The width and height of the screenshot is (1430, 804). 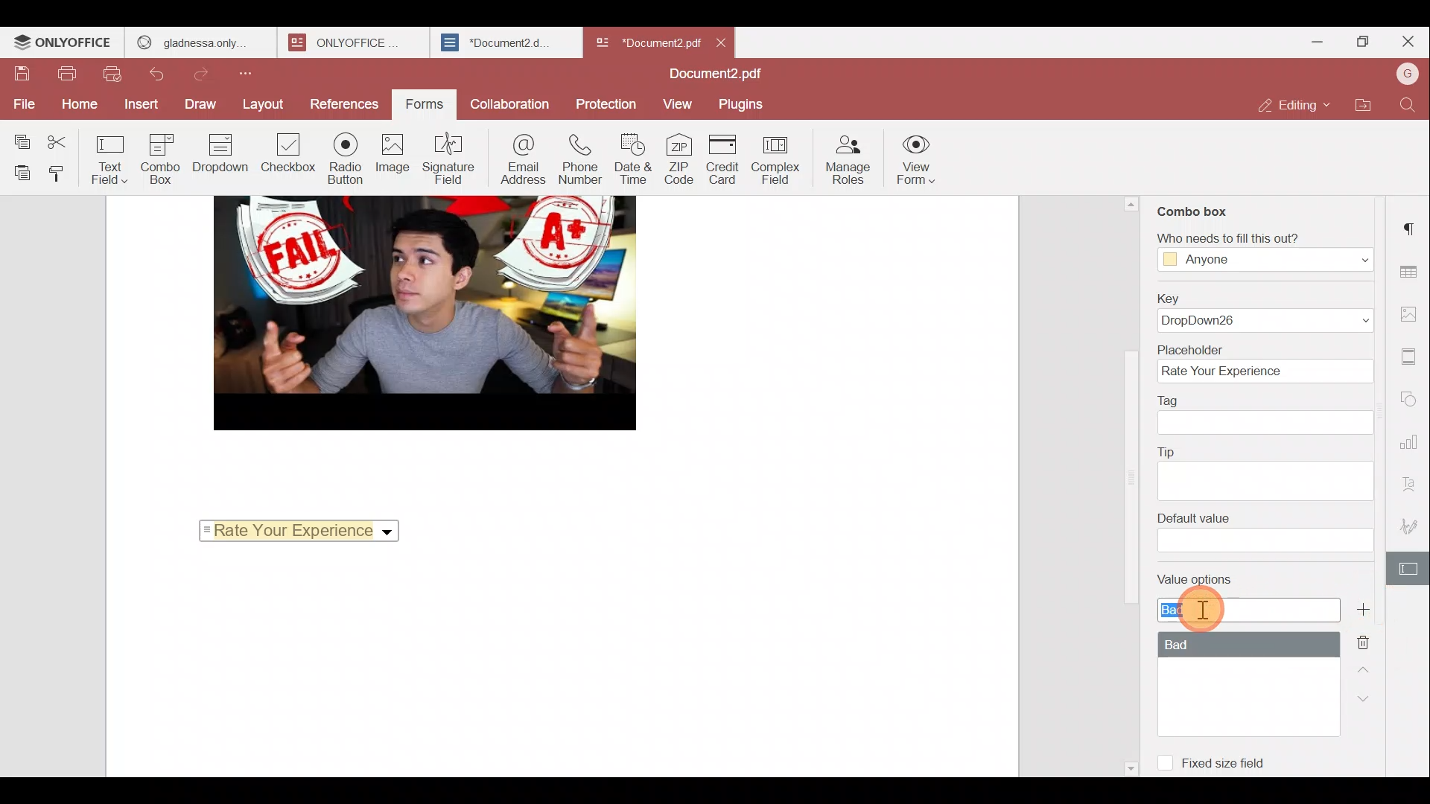 I want to click on ONLYOFFICE, so click(x=63, y=44).